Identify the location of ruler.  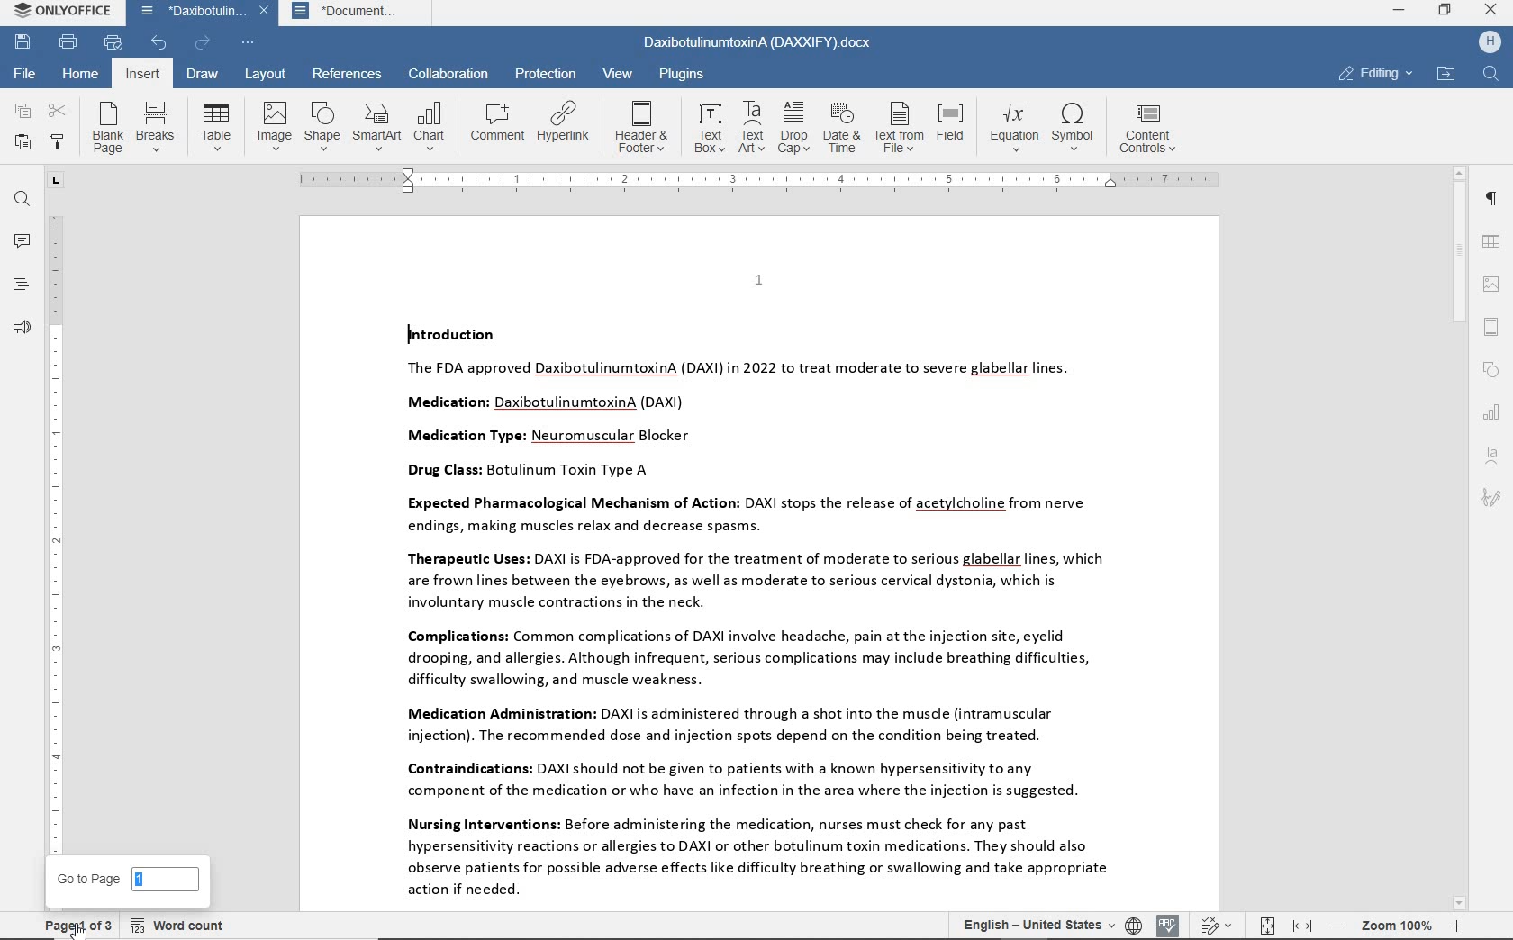
(759, 179).